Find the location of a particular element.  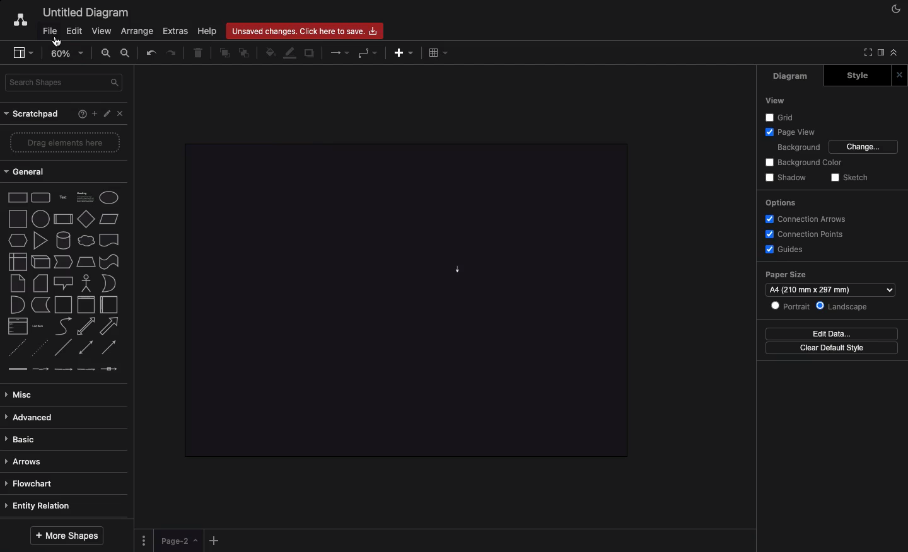

Edit is located at coordinates (75, 31).